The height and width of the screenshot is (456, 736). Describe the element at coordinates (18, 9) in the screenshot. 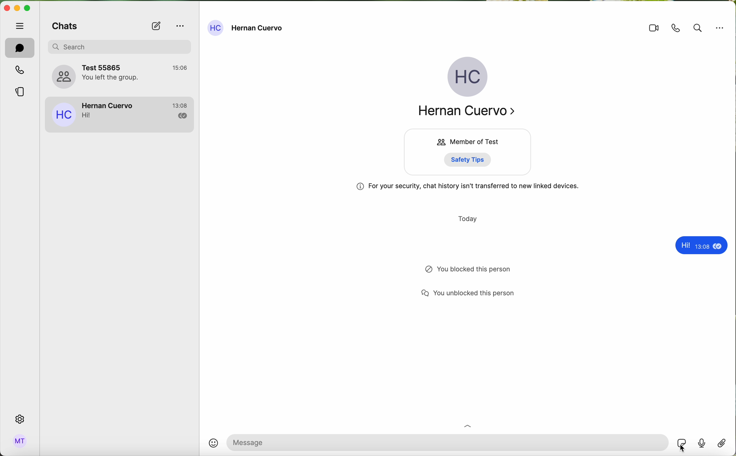

I see `screen buttons` at that location.